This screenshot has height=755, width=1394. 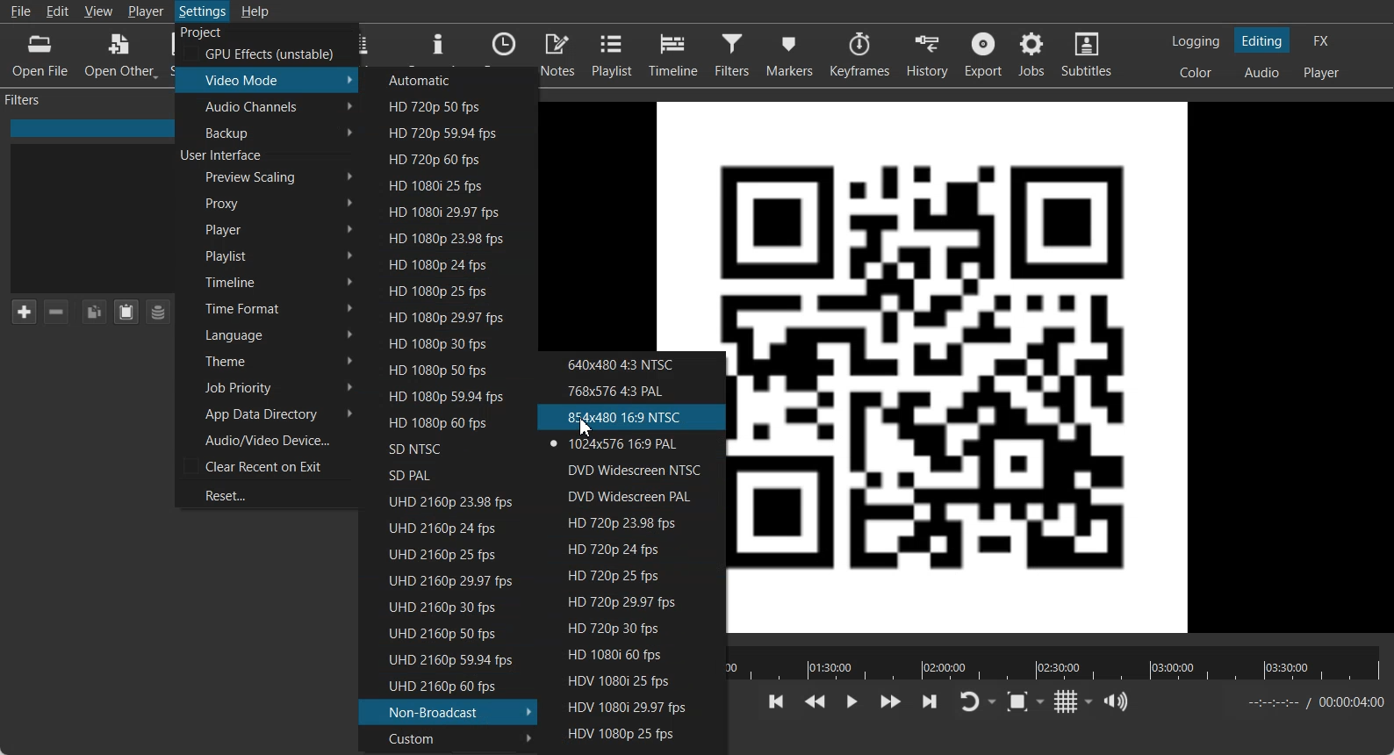 What do you see at coordinates (449, 106) in the screenshot?
I see `HD 720p 50 fps` at bounding box center [449, 106].